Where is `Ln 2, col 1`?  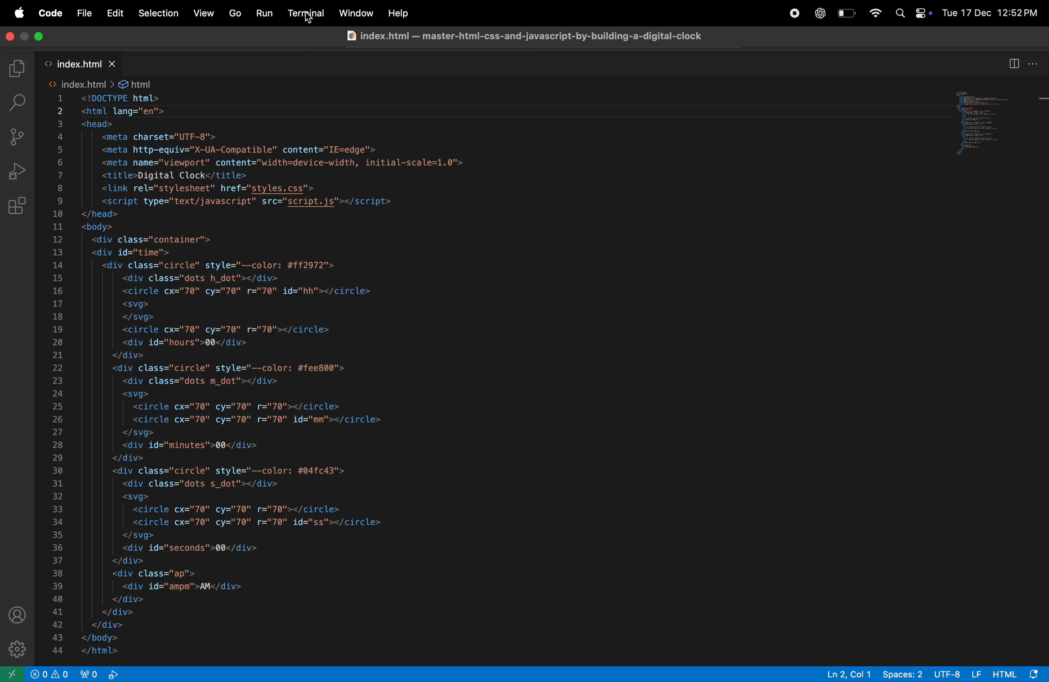
Ln 2, col 1 is located at coordinates (848, 674).